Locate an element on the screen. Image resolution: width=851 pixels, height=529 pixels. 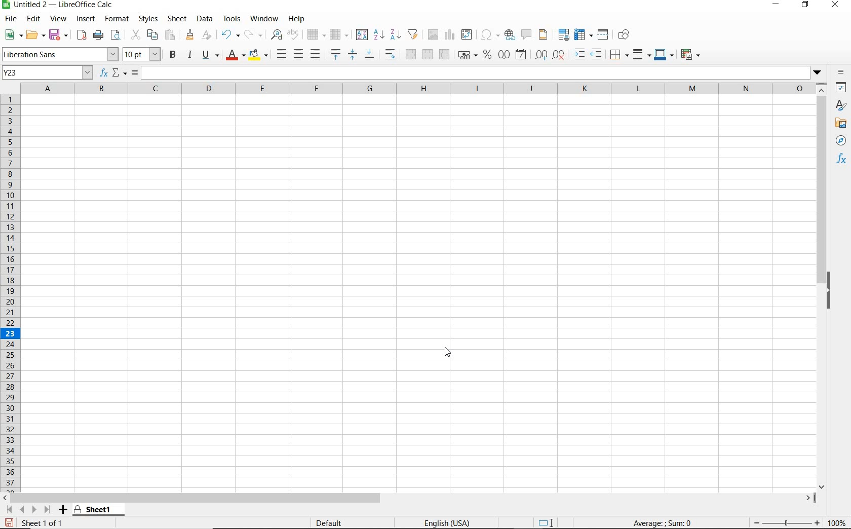
WORKSHEET PROTECTED is located at coordinates (96, 509).